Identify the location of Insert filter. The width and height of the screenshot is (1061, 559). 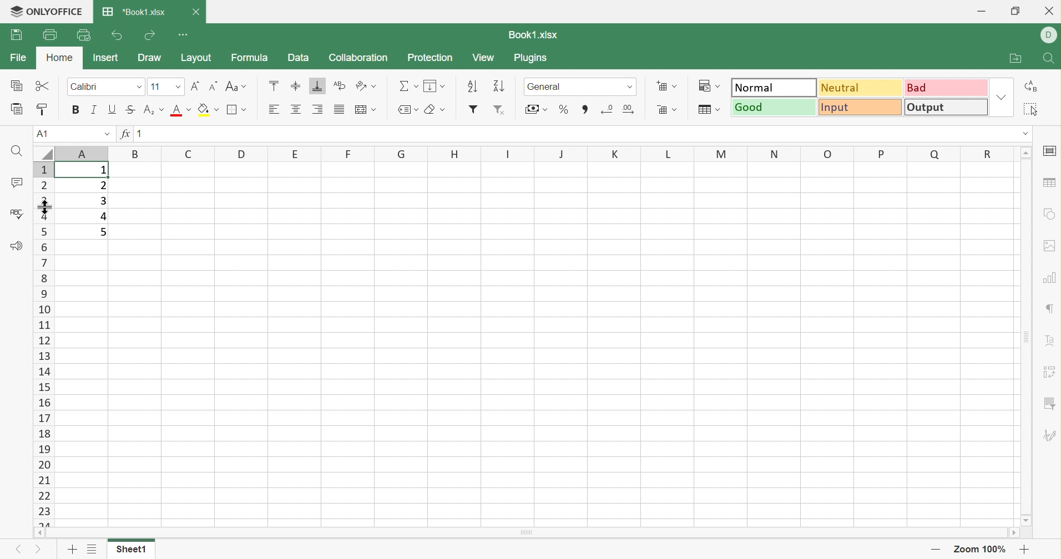
(473, 111).